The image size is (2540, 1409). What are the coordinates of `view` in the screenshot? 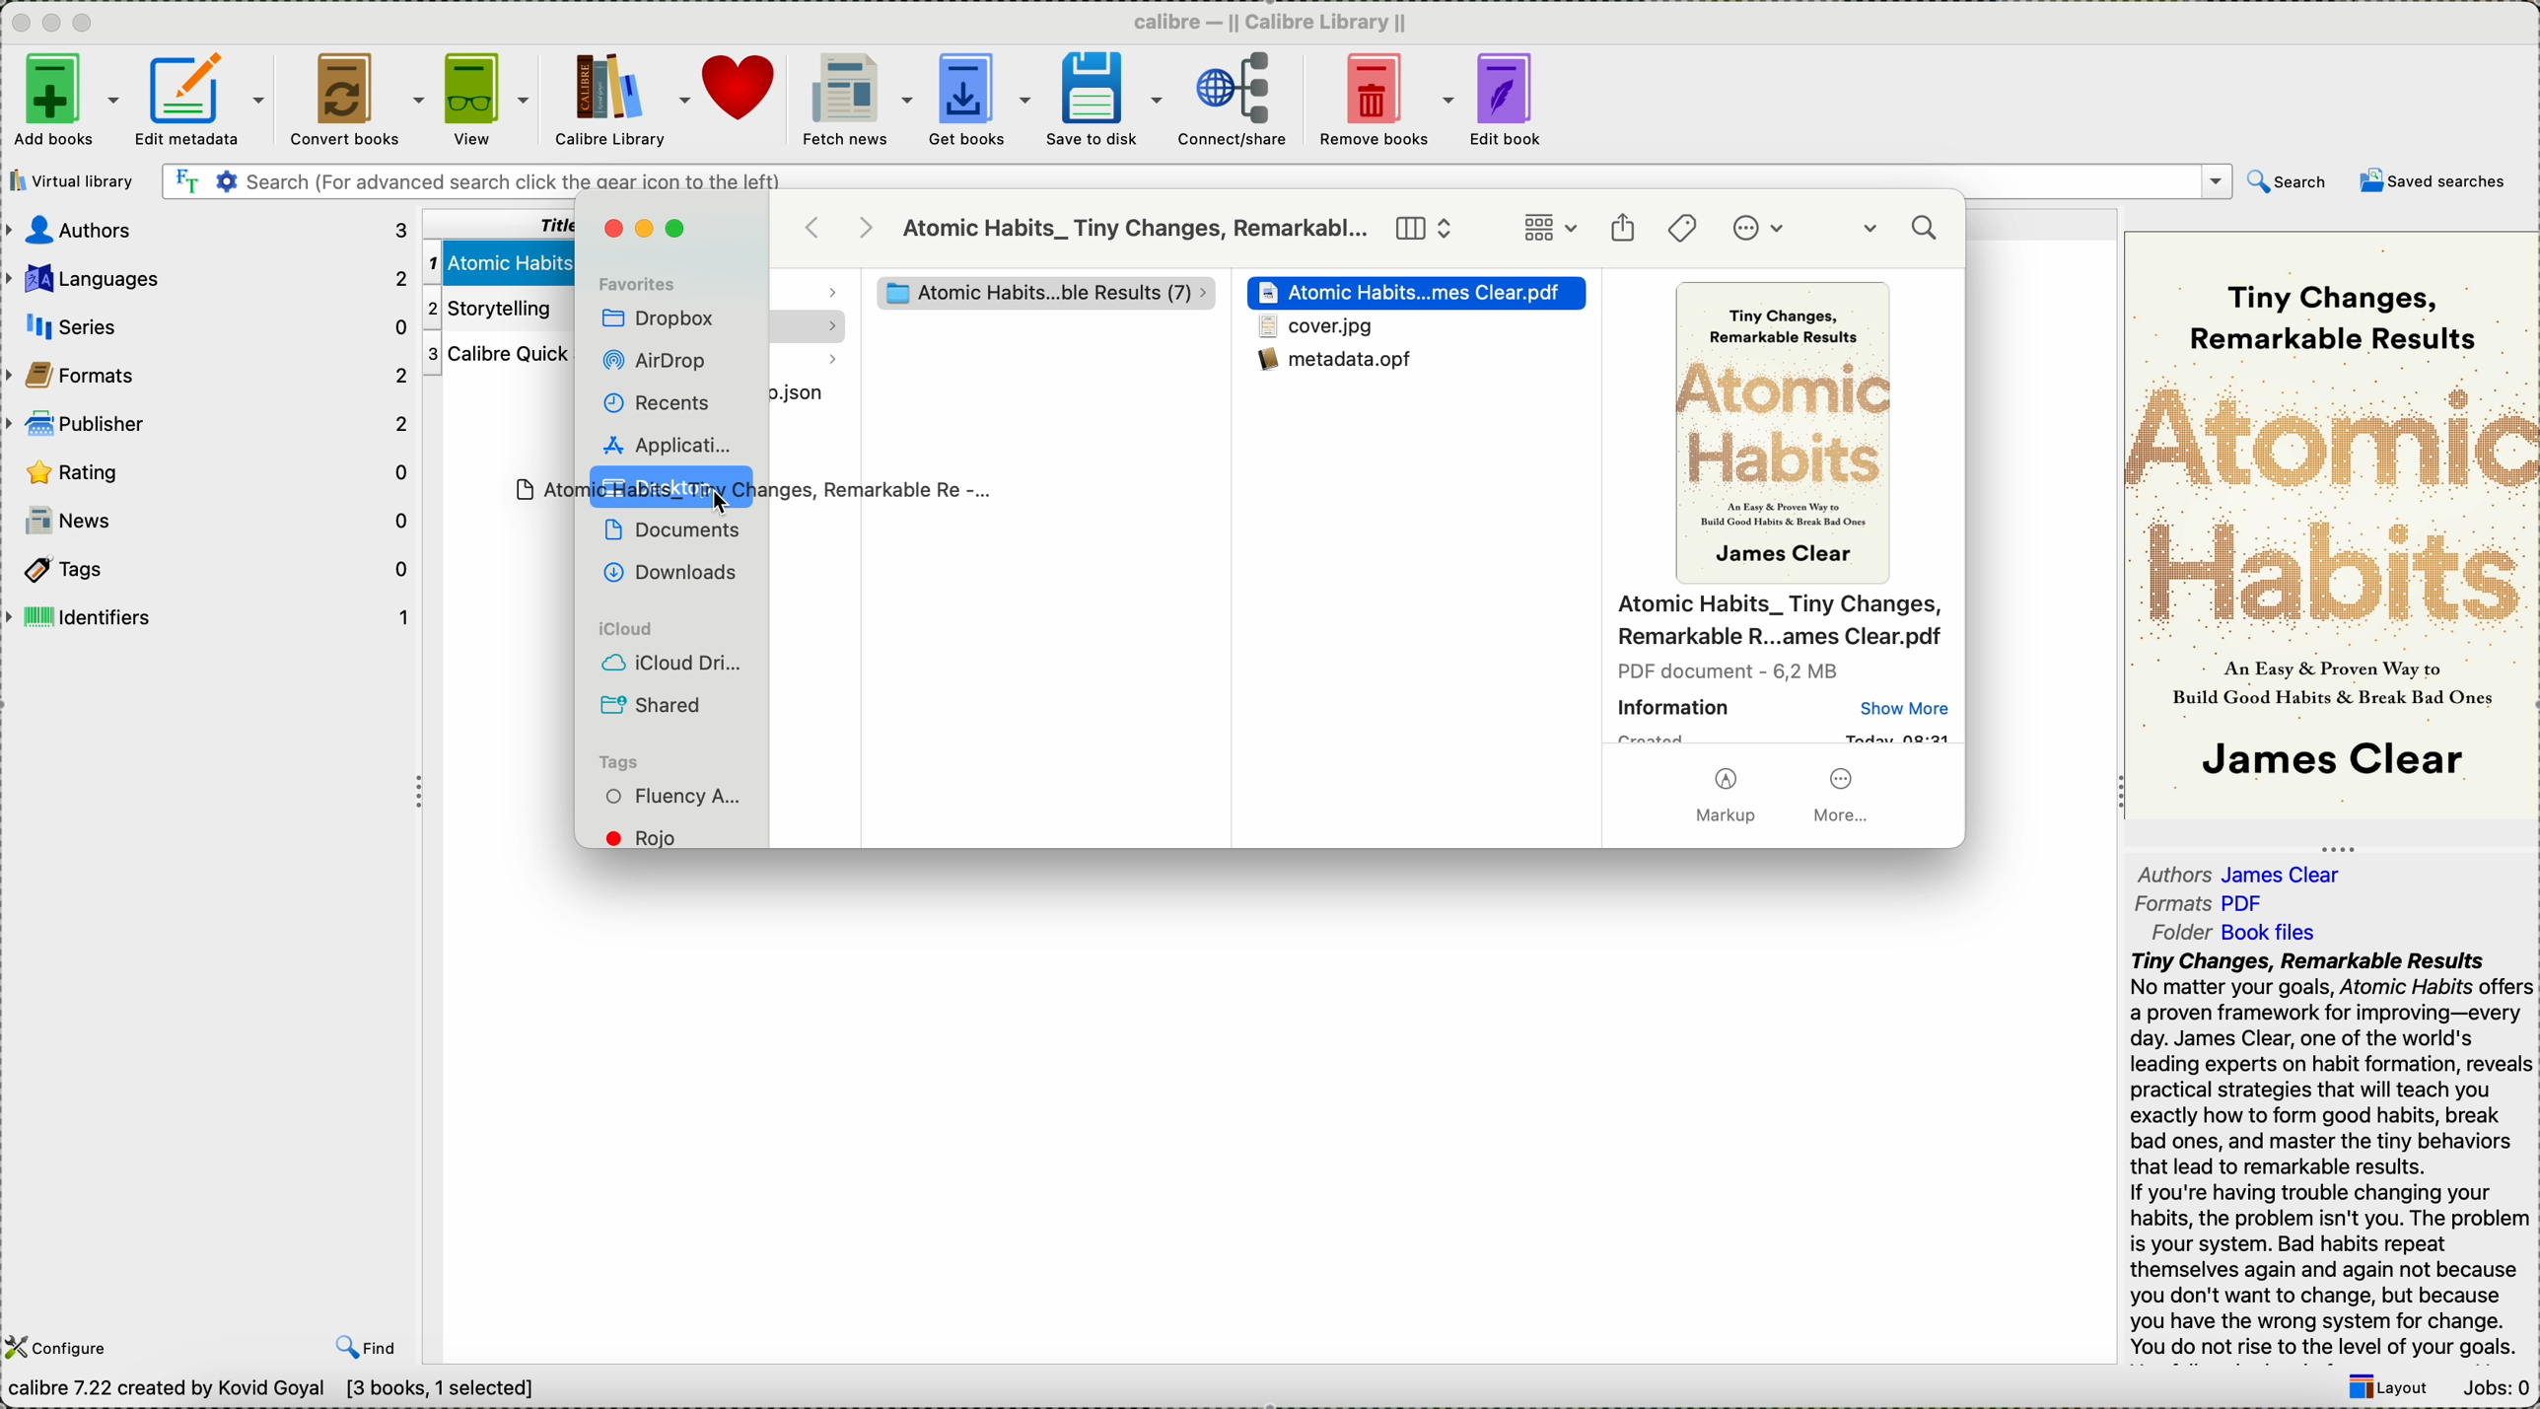 It's located at (487, 101).